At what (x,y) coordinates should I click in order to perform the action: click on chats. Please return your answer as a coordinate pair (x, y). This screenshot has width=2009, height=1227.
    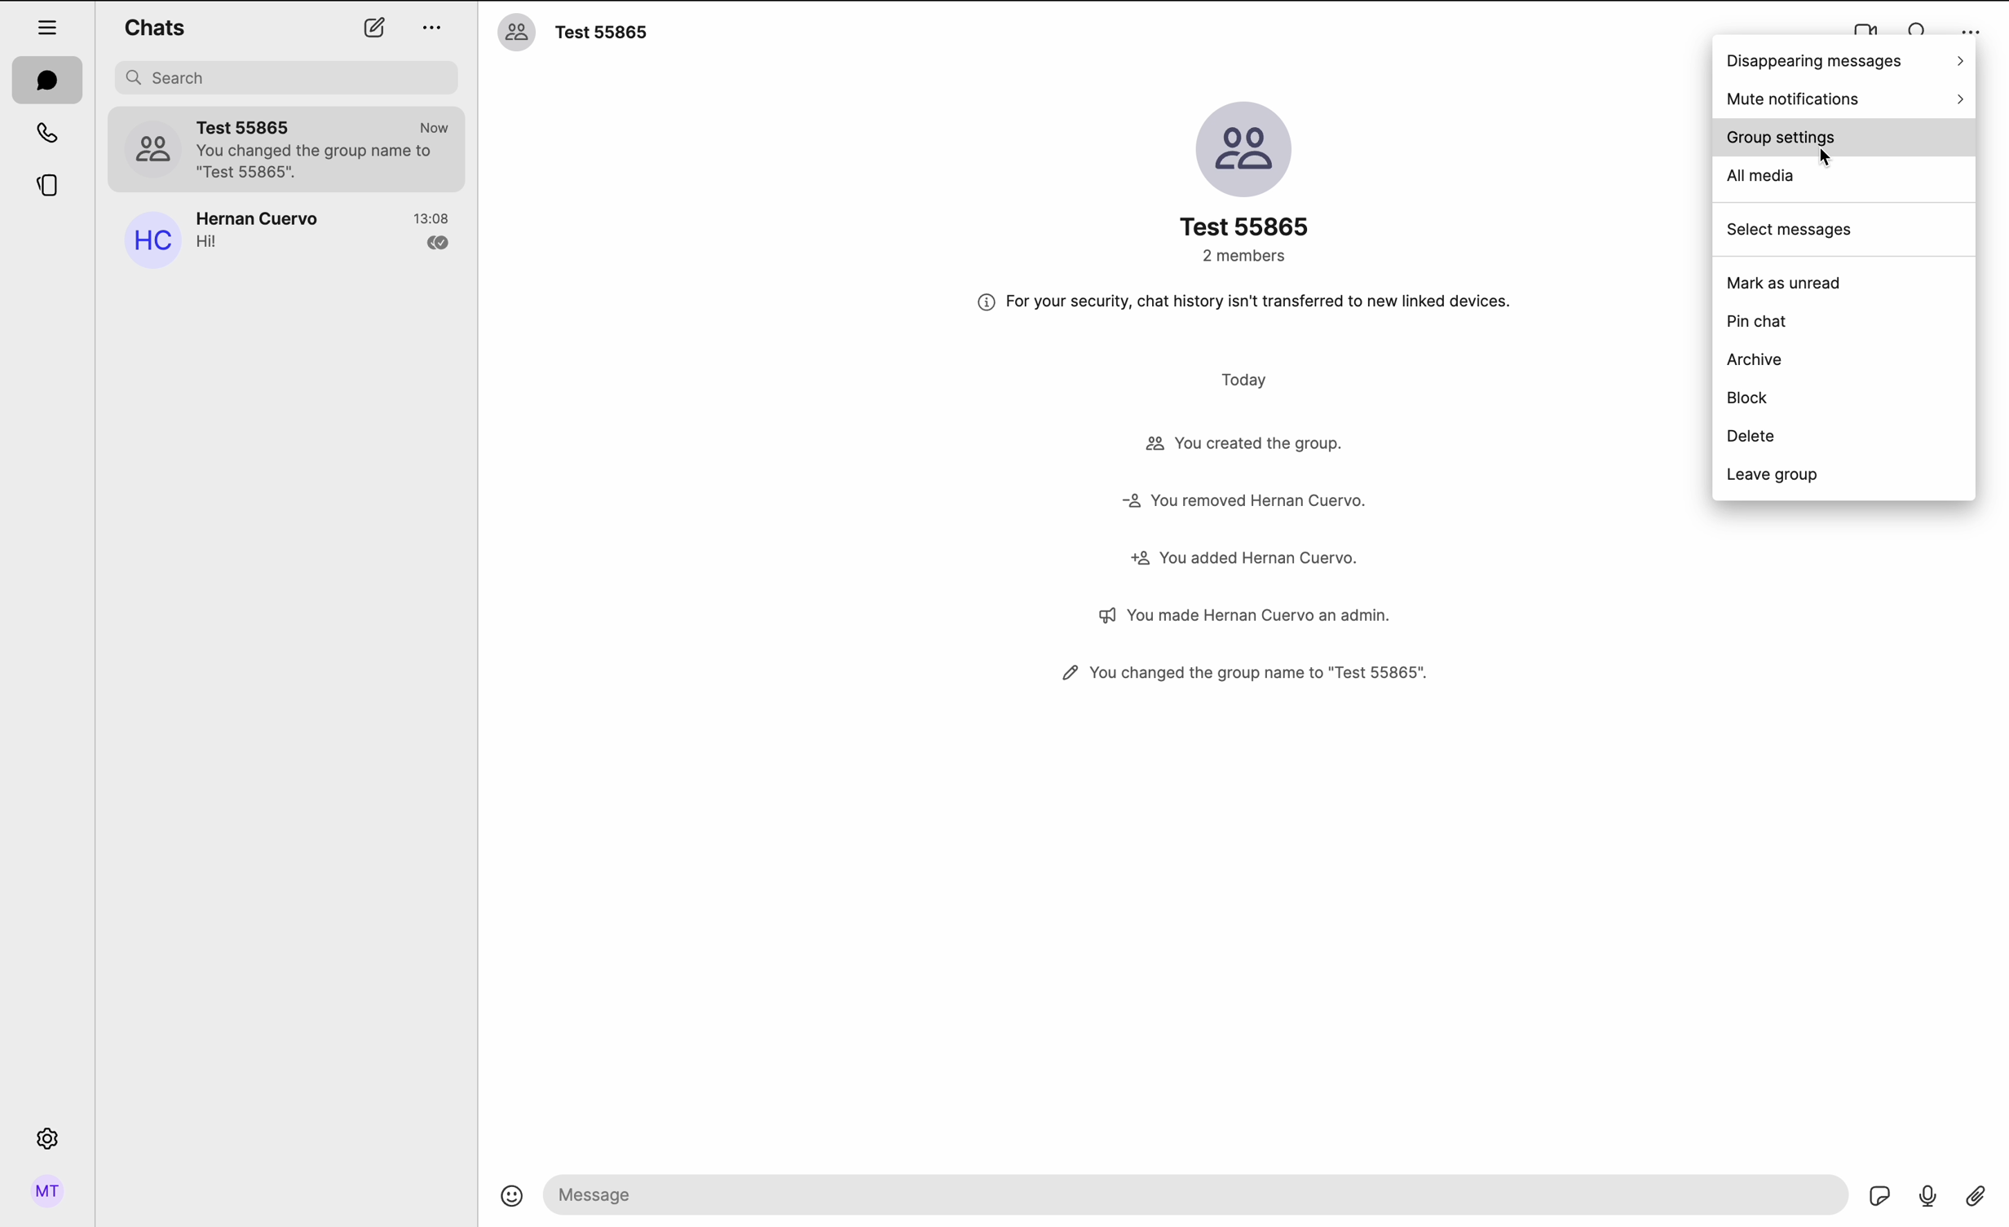
    Looking at the image, I should click on (154, 26).